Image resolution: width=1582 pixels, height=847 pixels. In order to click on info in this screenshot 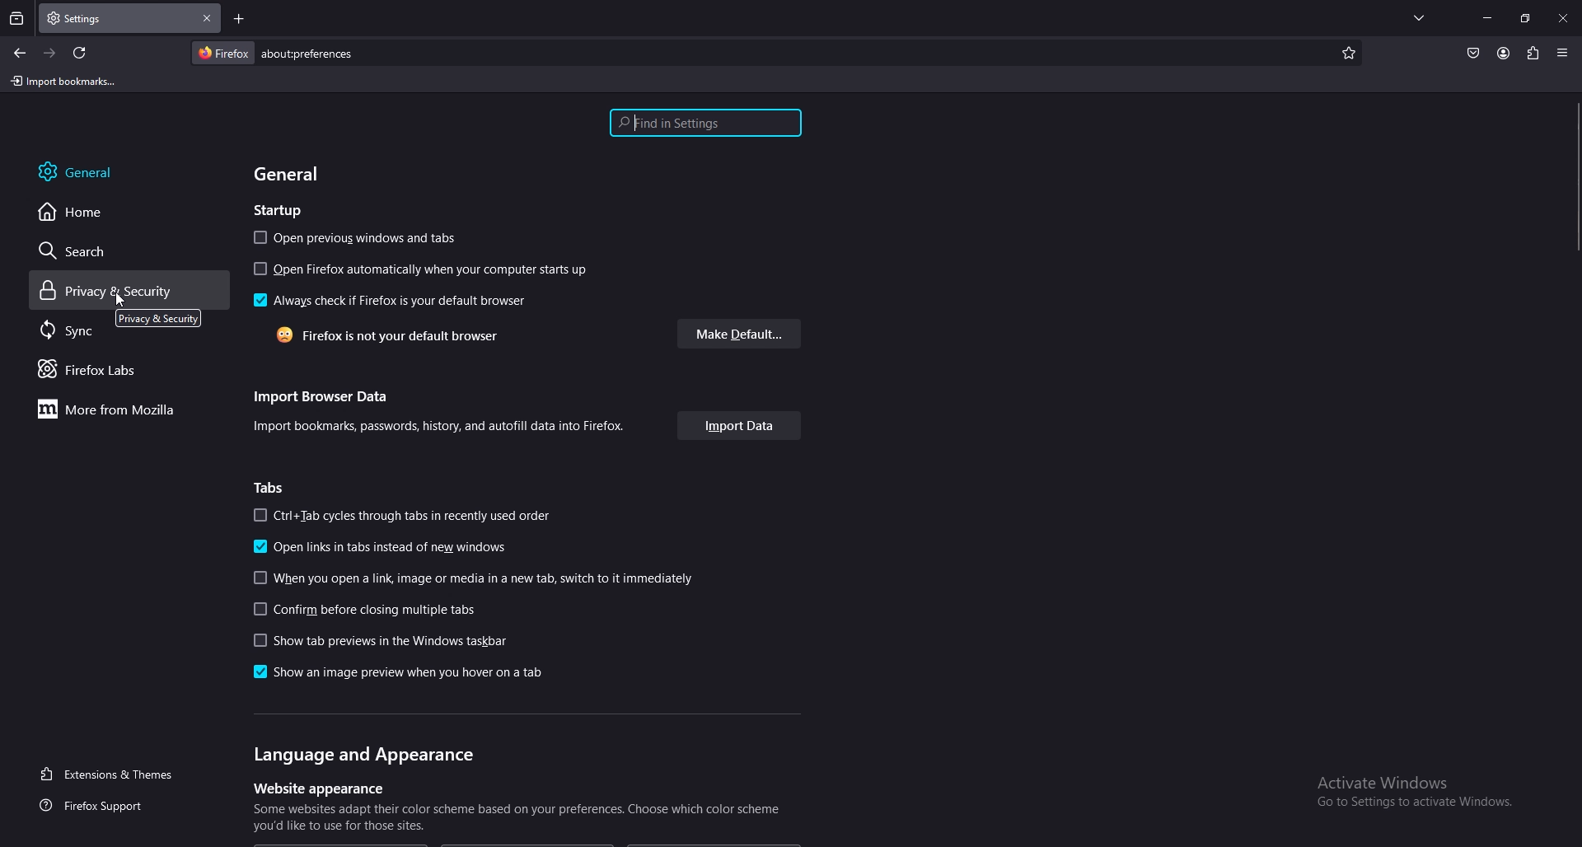, I will do `click(437, 427)`.